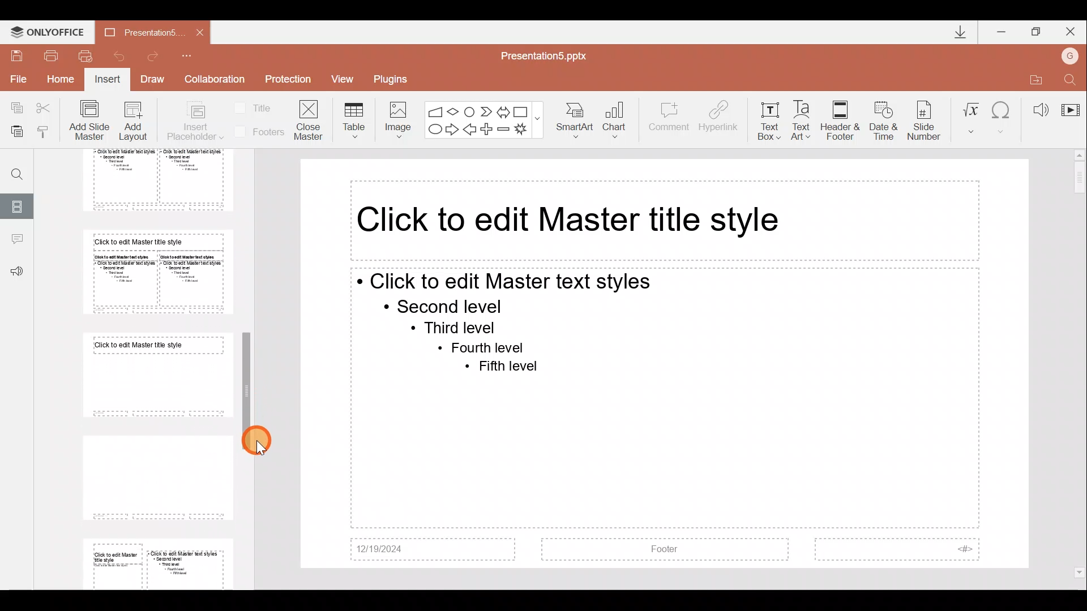 The image size is (1087, 611). What do you see at coordinates (926, 118) in the screenshot?
I see `Slide number` at bounding box center [926, 118].